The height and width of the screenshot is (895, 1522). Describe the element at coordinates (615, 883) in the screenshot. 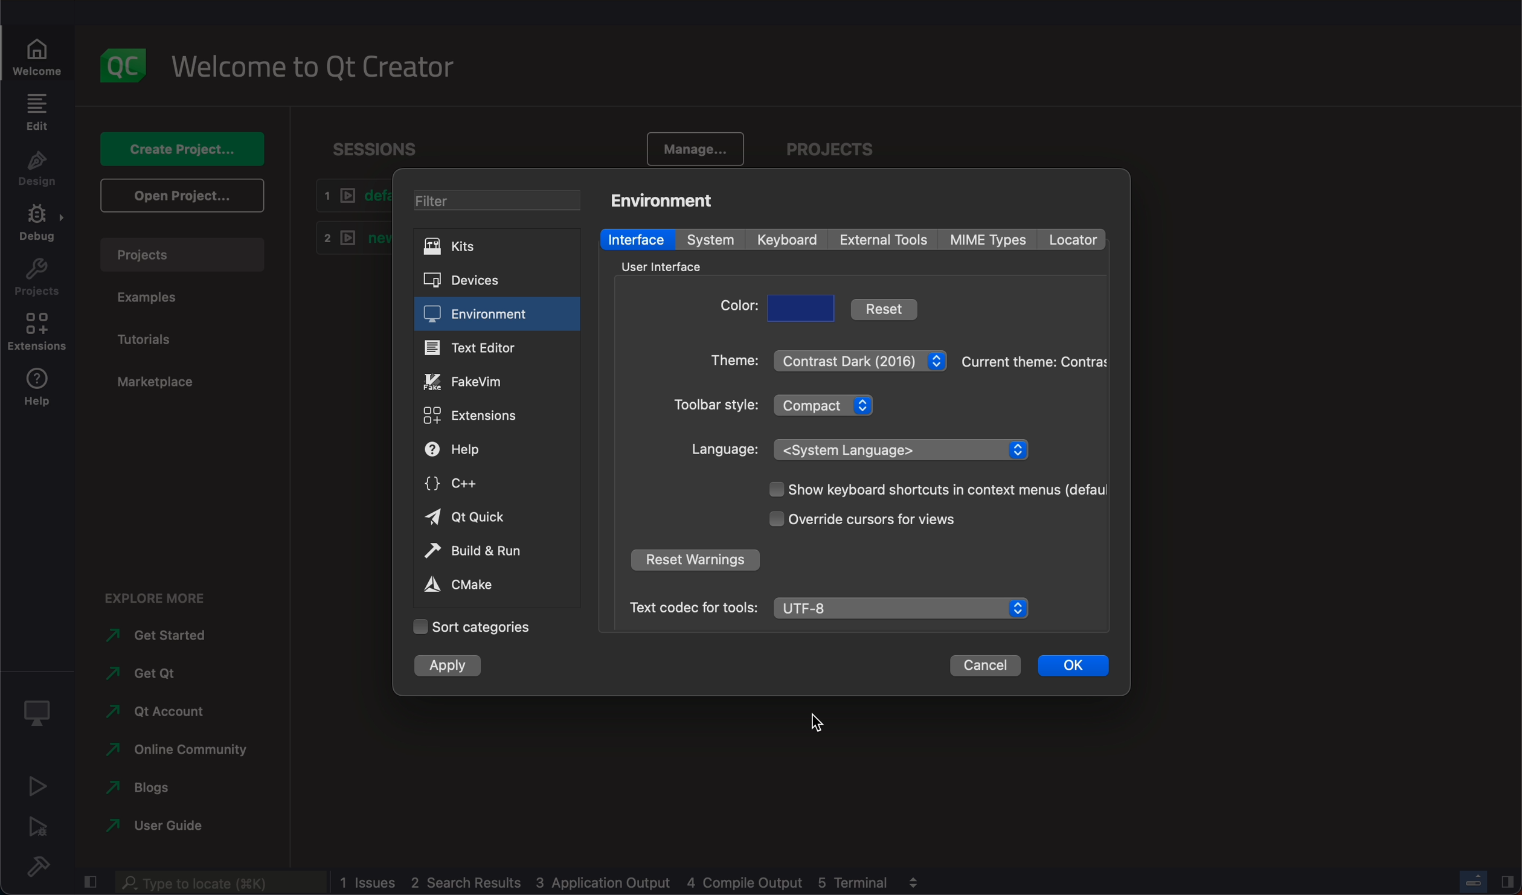

I see `logs` at that location.